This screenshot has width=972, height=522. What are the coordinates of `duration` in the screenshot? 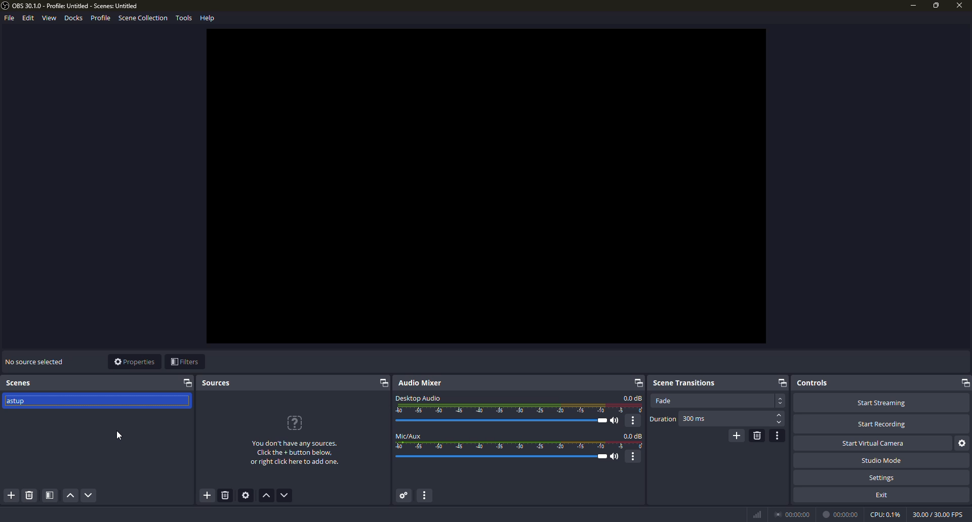 It's located at (663, 419).